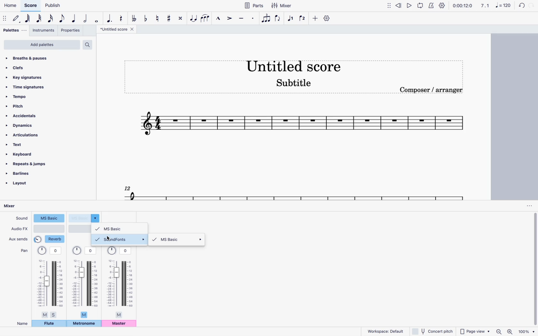 Image resolution: width=538 pixels, height=336 pixels. I want to click on audio type, so click(50, 229).